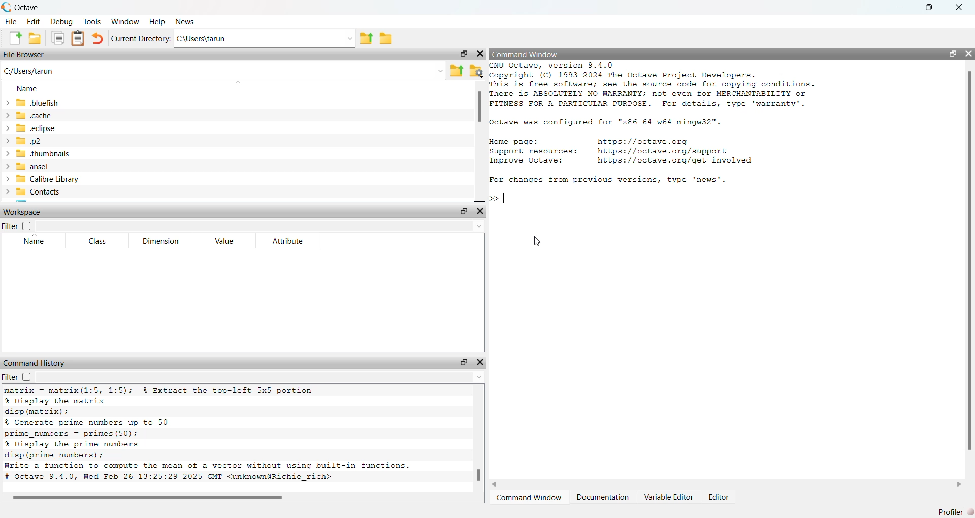  What do you see at coordinates (8, 147) in the screenshot?
I see `expand/collapse` at bounding box center [8, 147].